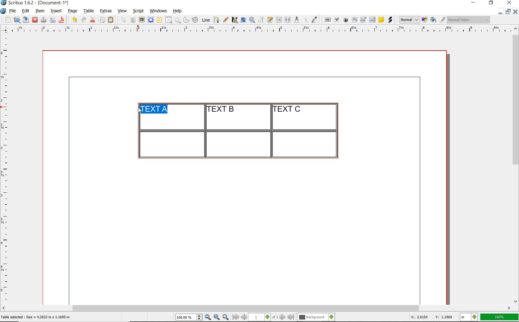 This screenshot has width=519, height=322. Describe the element at coordinates (25, 20) in the screenshot. I see `save` at that location.